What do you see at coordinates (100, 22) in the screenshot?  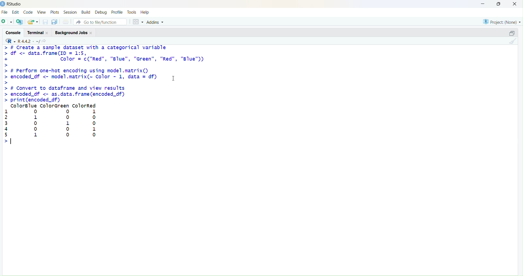 I see `go to file/function` at bounding box center [100, 22].